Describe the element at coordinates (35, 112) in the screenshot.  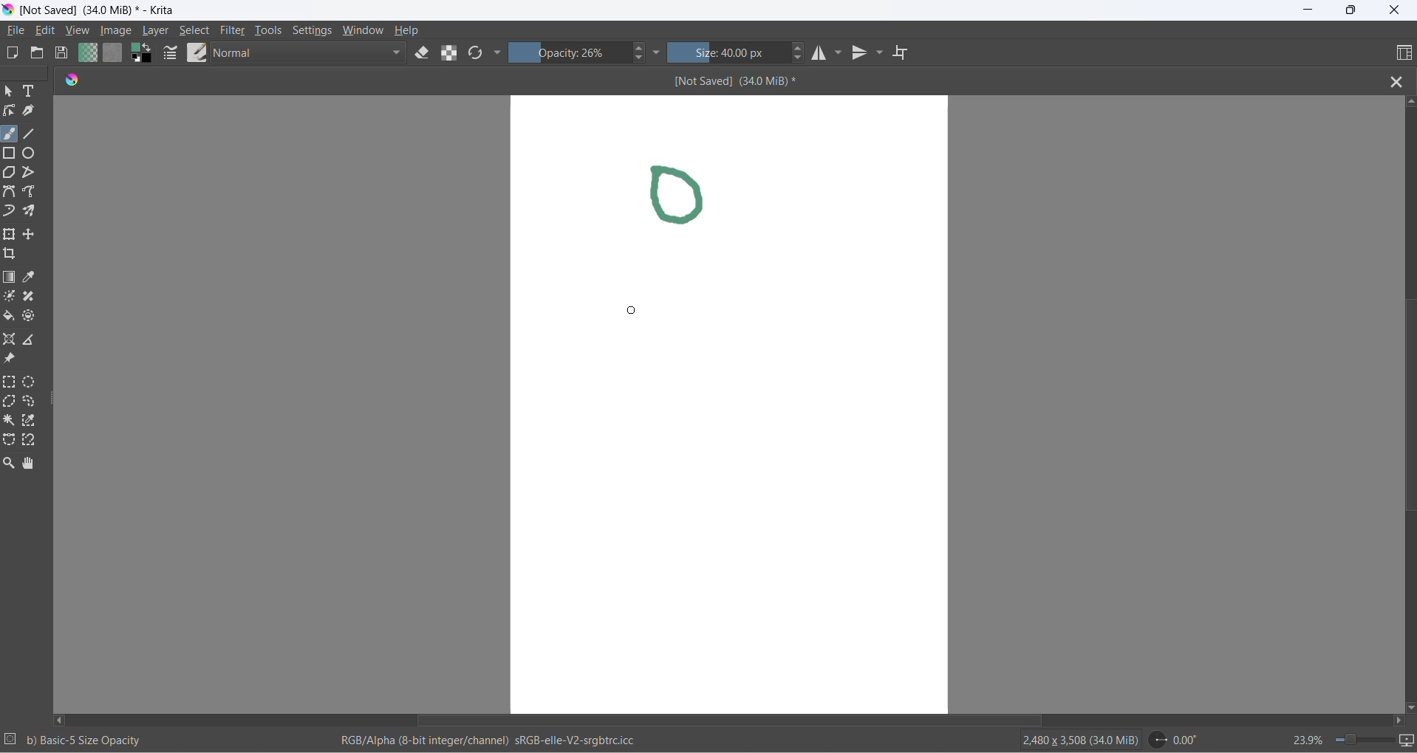
I see `calligraphy` at that location.